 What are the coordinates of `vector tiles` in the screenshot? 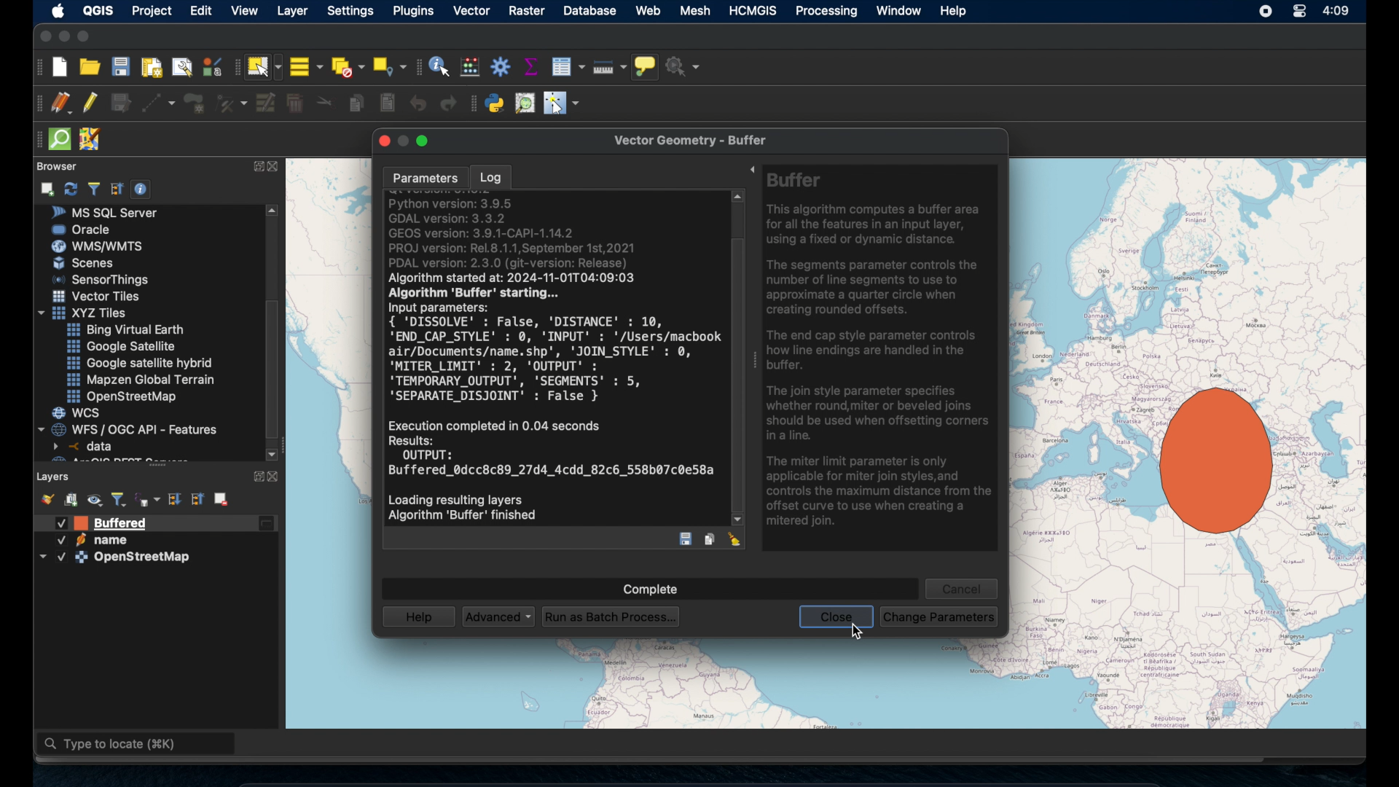 It's located at (97, 296).